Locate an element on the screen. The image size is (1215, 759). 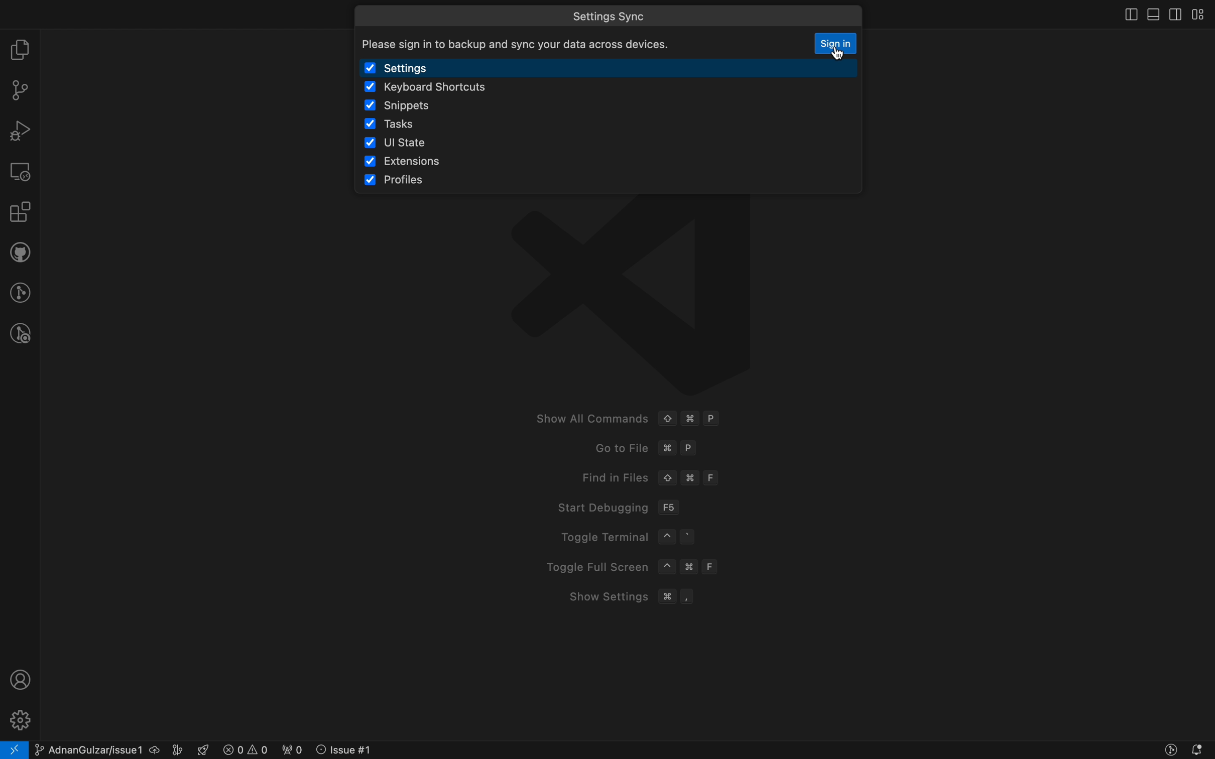
toog;e primary bar is located at coordinates (1151, 15).